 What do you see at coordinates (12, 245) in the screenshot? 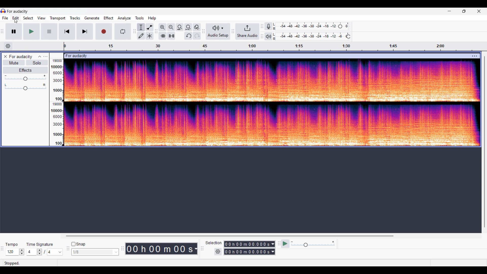
I see `Indicates Tempo settings` at bounding box center [12, 245].